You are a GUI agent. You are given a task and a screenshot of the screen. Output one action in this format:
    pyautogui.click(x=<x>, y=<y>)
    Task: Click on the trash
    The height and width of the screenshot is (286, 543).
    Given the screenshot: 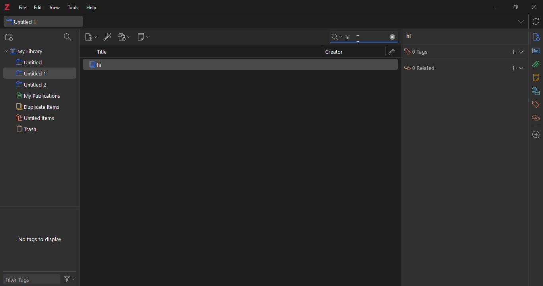 What is the action you would take?
    pyautogui.click(x=26, y=129)
    